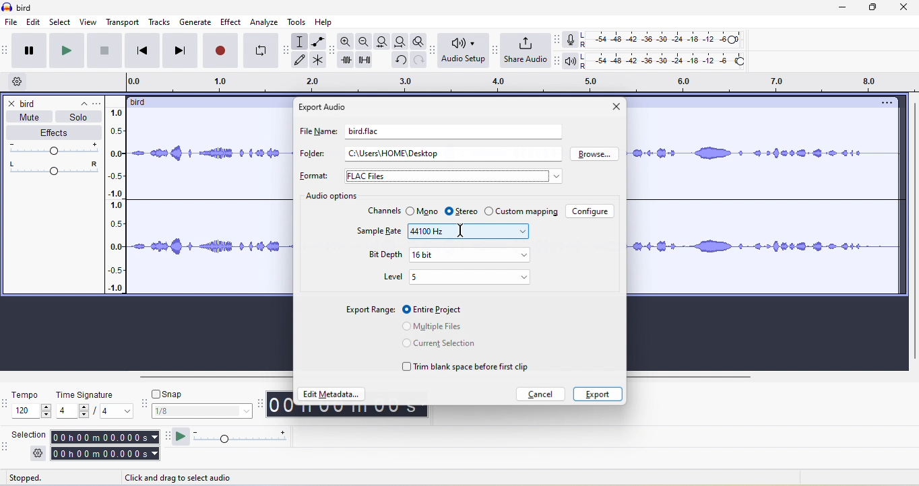 The height and width of the screenshot is (486, 919). Describe the element at coordinates (203, 412) in the screenshot. I see `snap` at that location.